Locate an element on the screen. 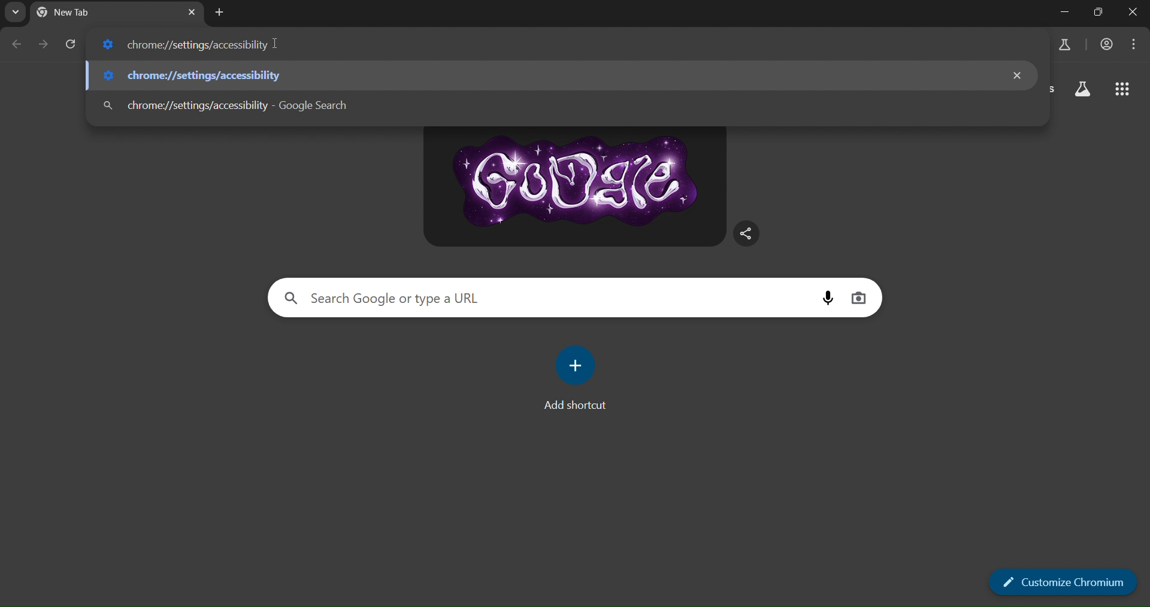 The width and height of the screenshot is (1150, 607). minimize is located at coordinates (1062, 16).